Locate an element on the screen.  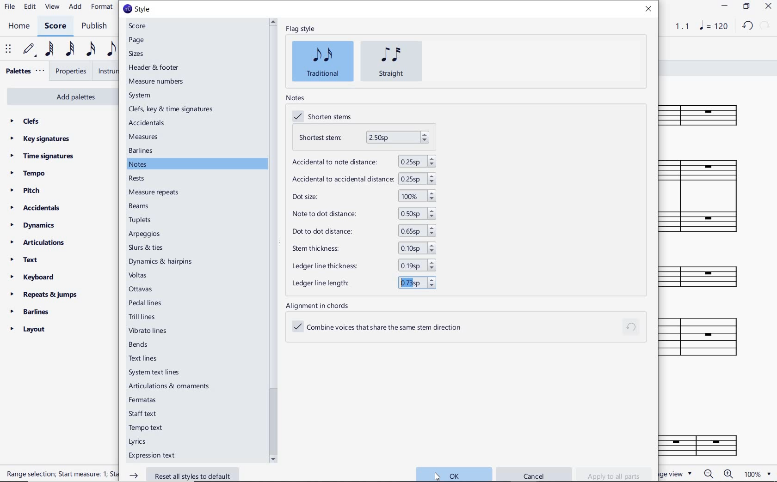
select to move is located at coordinates (7, 49).